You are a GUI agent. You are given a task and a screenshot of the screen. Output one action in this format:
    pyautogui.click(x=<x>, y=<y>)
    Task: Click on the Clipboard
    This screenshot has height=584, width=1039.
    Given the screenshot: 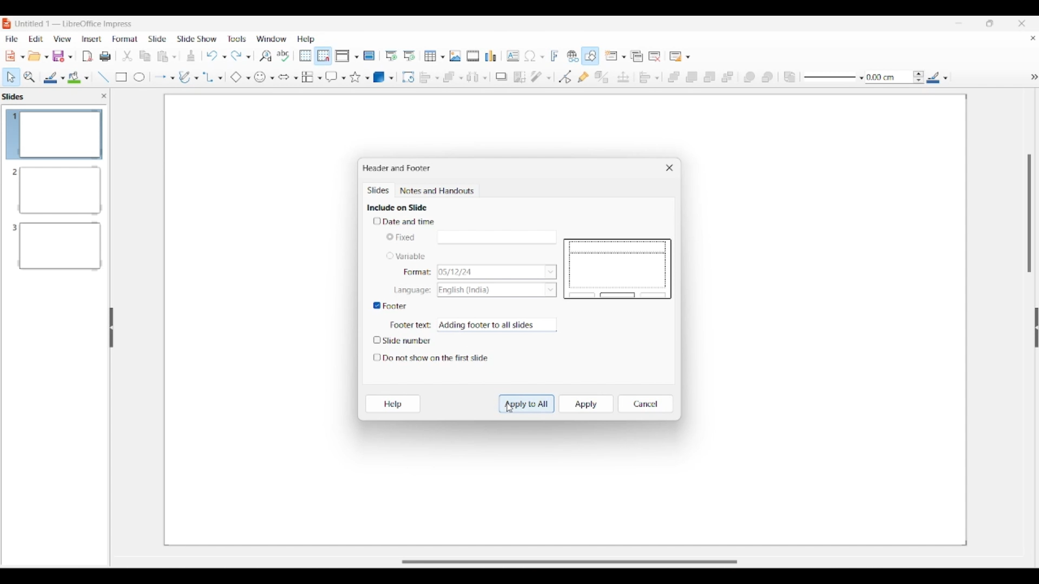 What is the action you would take?
    pyautogui.click(x=163, y=56)
    